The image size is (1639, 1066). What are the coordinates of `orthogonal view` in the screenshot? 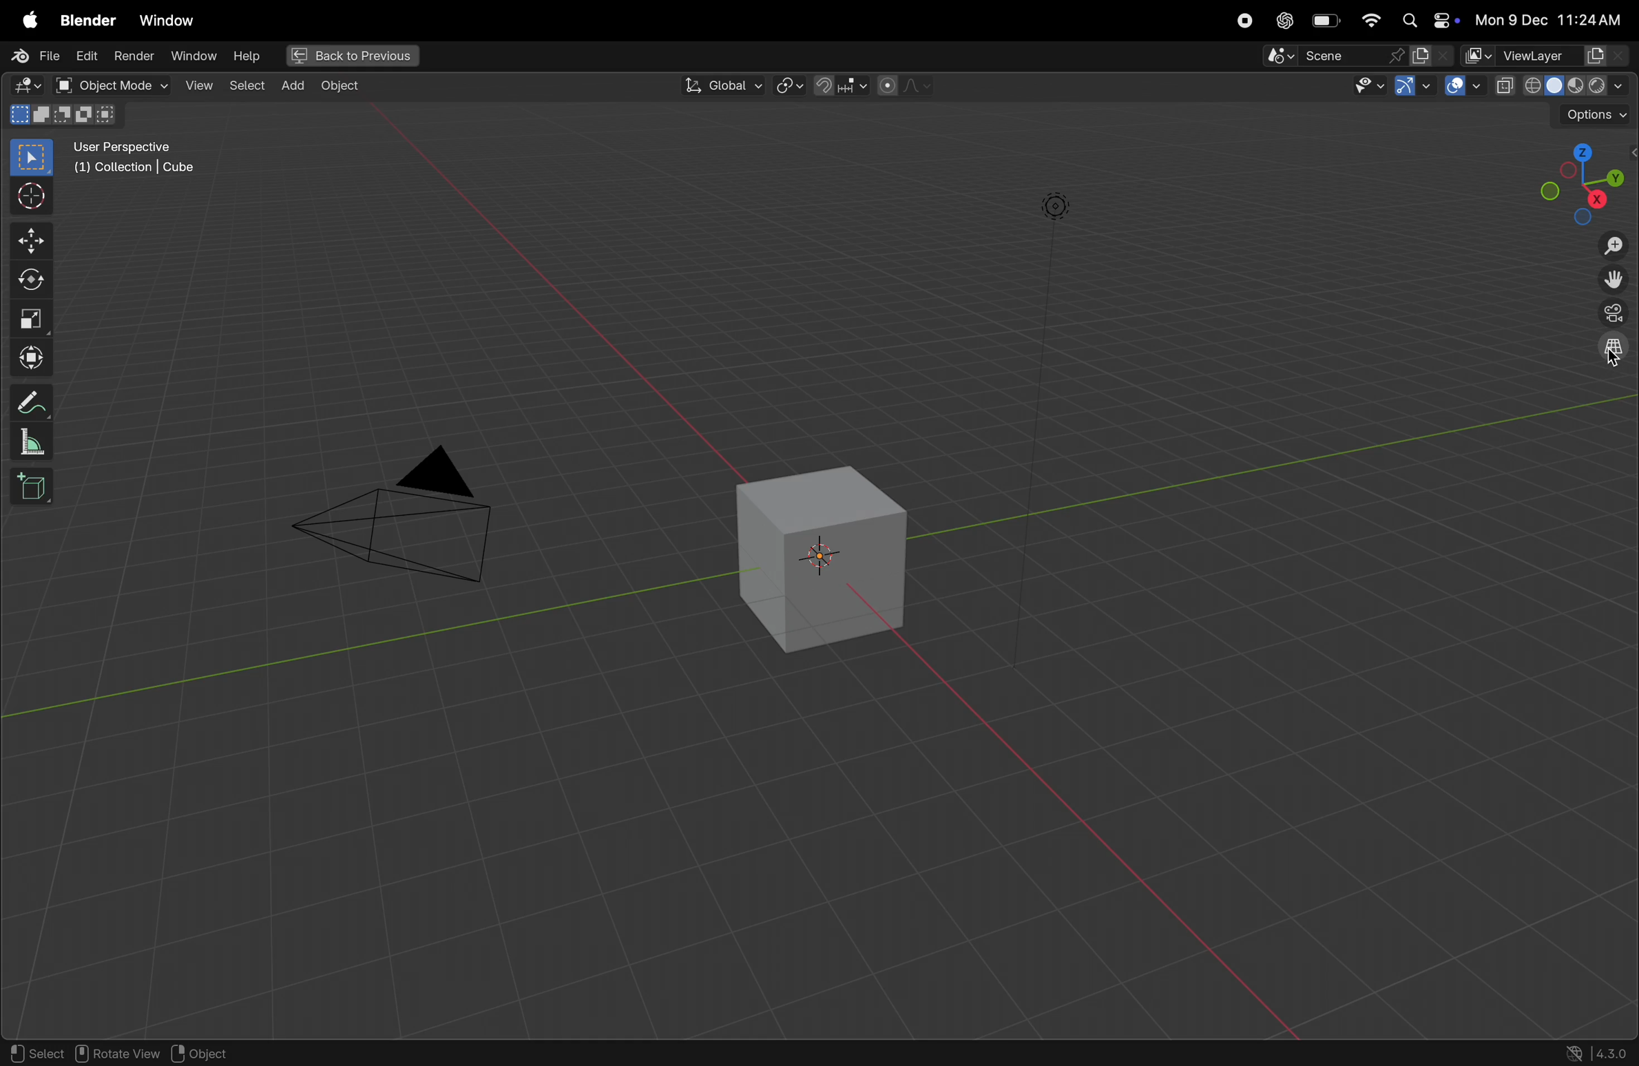 It's located at (1611, 351).